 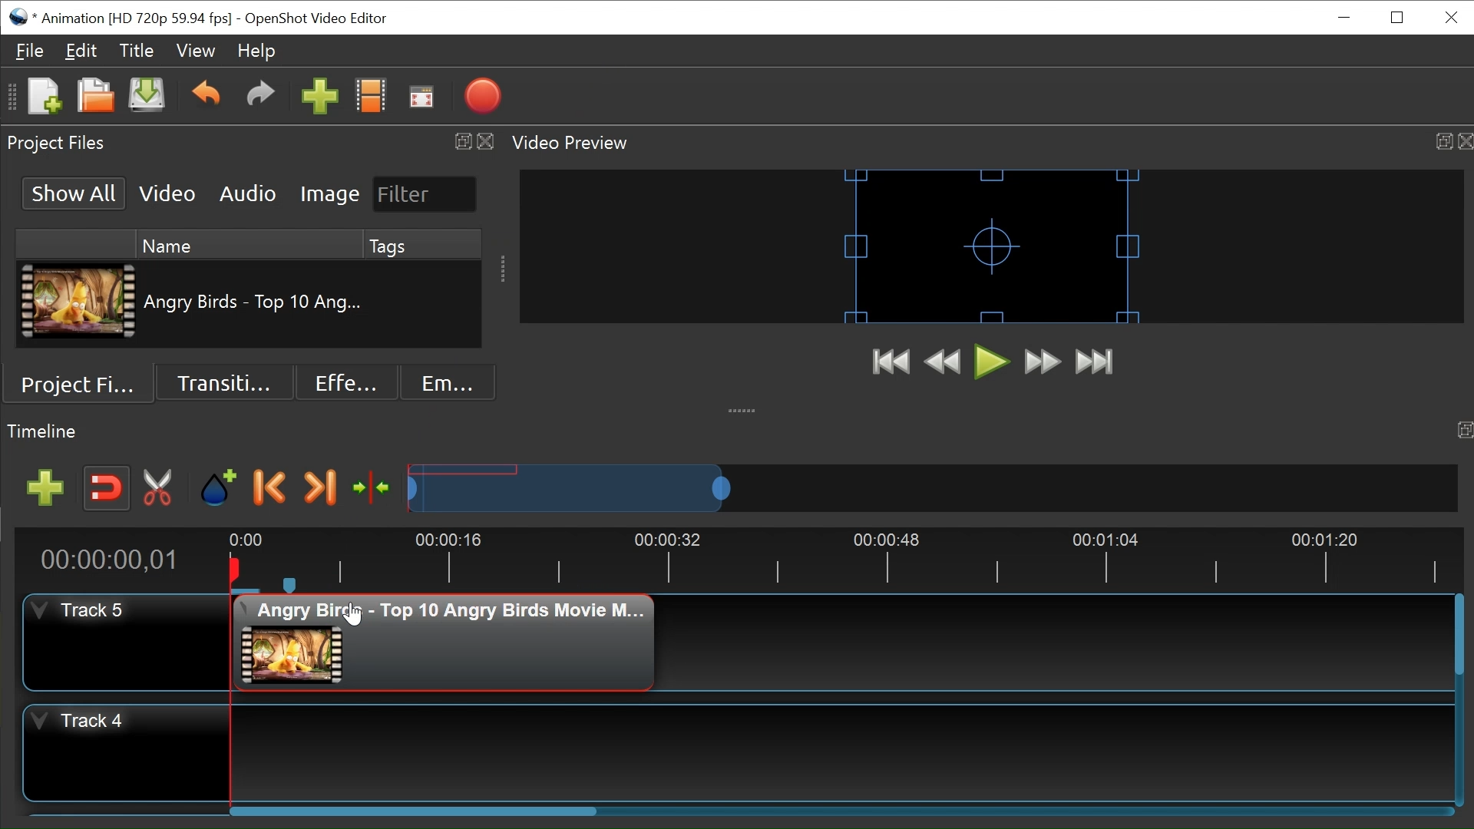 I want to click on Project Name, so click(x=134, y=19).